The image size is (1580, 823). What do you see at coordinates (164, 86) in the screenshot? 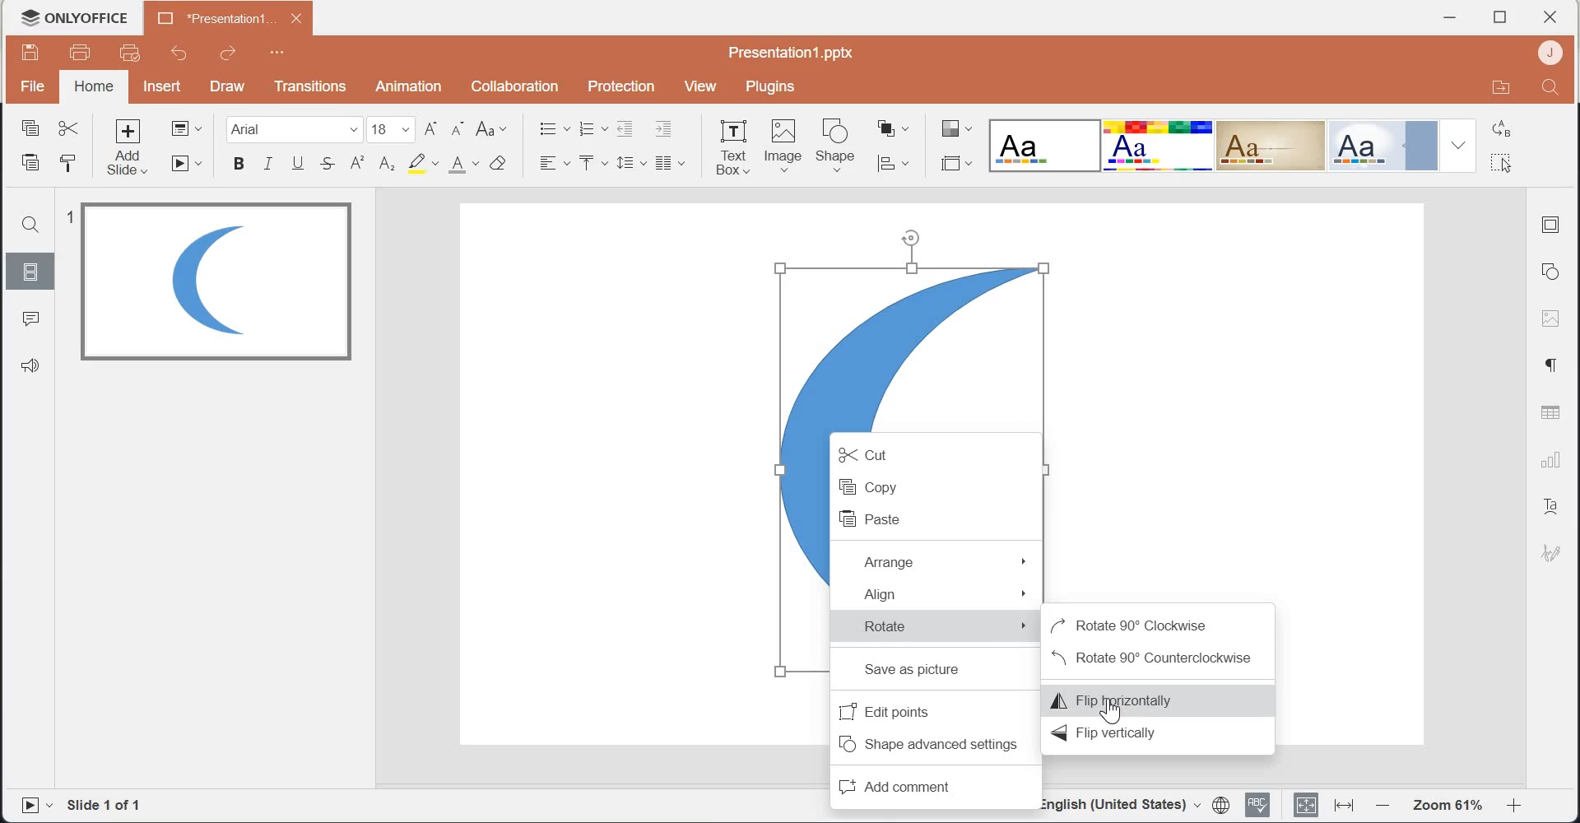
I see `Insert` at bounding box center [164, 86].